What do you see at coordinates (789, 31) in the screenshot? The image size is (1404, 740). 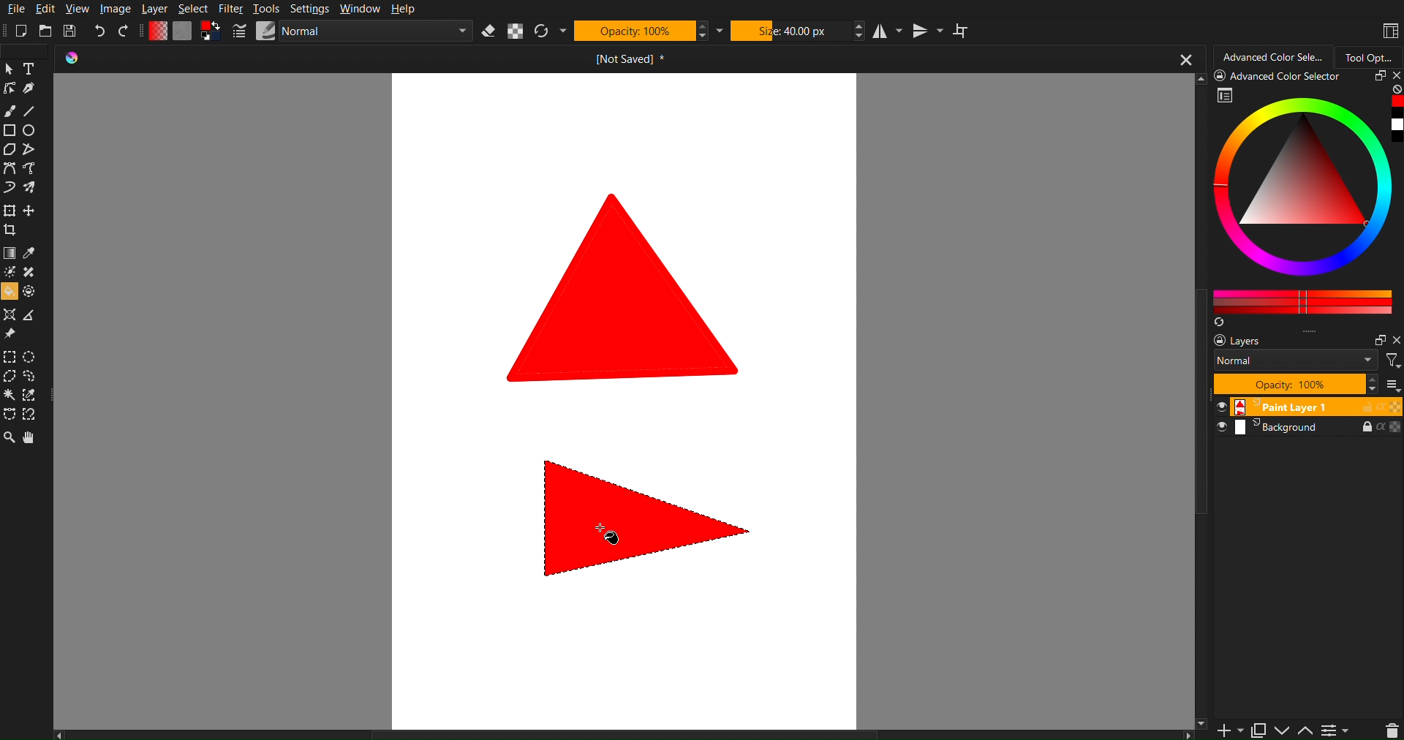 I see `Size` at bounding box center [789, 31].